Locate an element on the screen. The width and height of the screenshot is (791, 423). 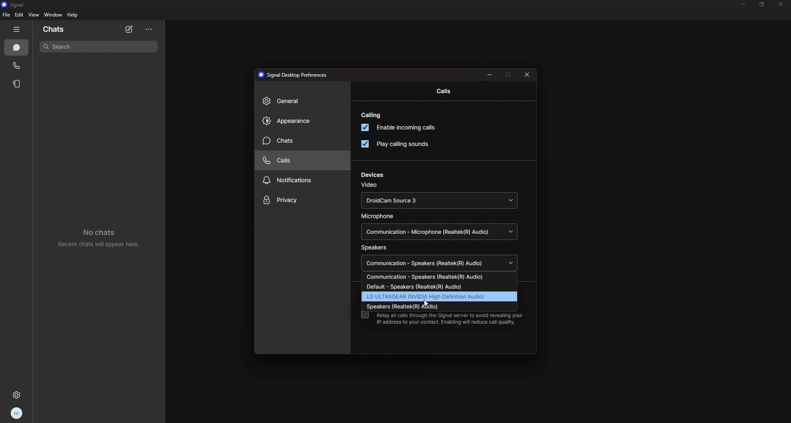
view is located at coordinates (34, 15).